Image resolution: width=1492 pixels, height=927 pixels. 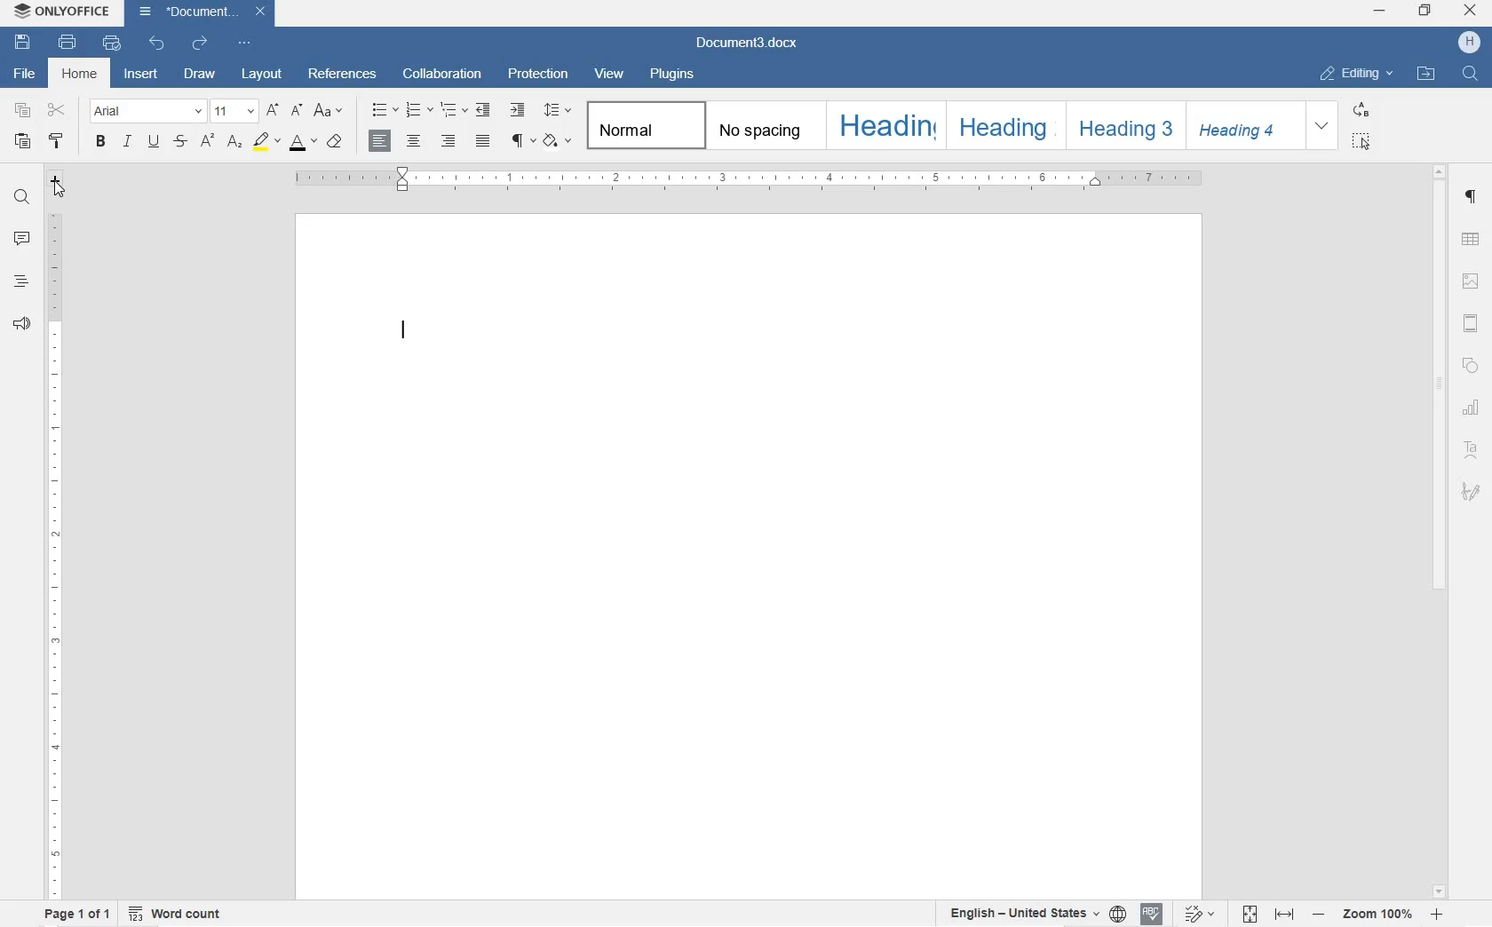 I want to click on NO SPACING, so click(x=763, y=125).